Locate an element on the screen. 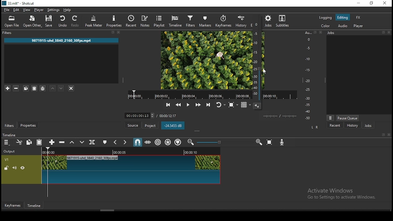  restore is located at coordinates (372, 3).